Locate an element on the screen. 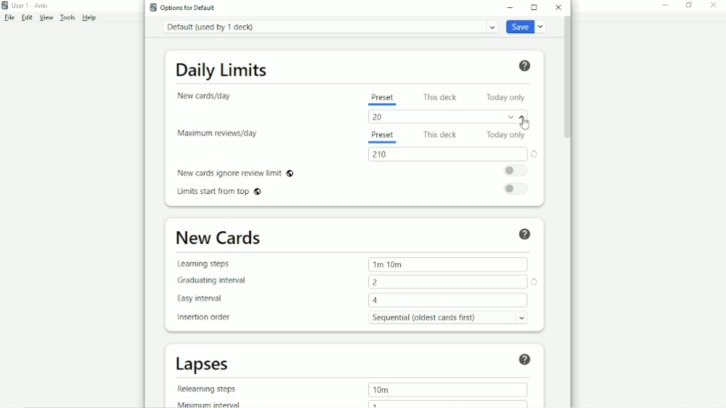 This screenshot has width=726, height=408. 1m 10m is located at coordinates (388, 264).